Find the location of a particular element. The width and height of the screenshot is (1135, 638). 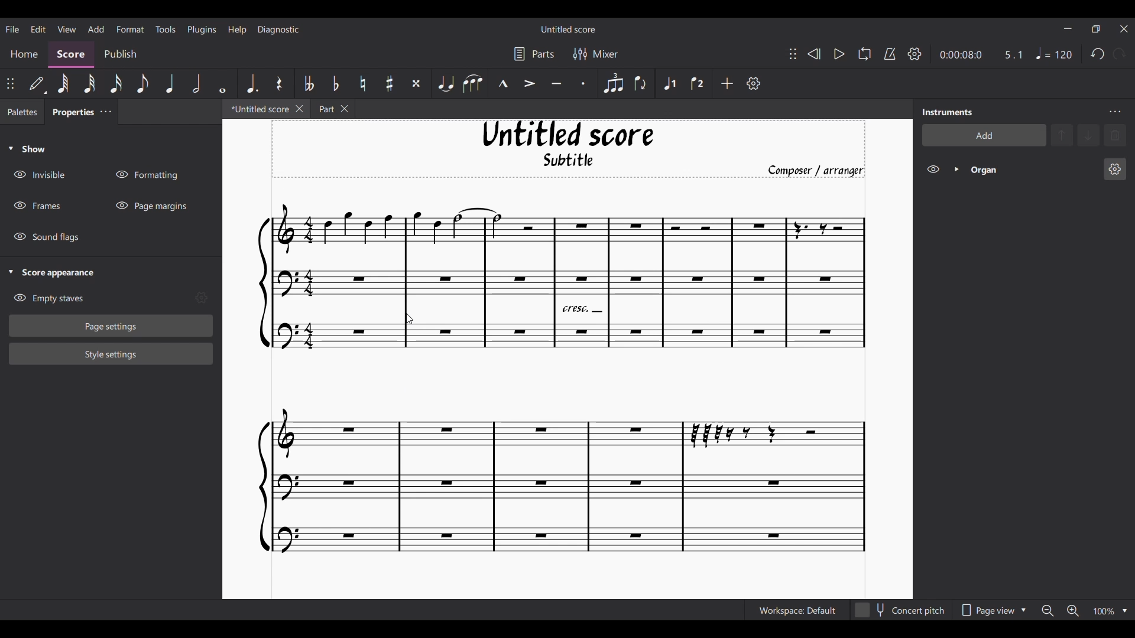

Tempo is located at coordinates (1054, 54).